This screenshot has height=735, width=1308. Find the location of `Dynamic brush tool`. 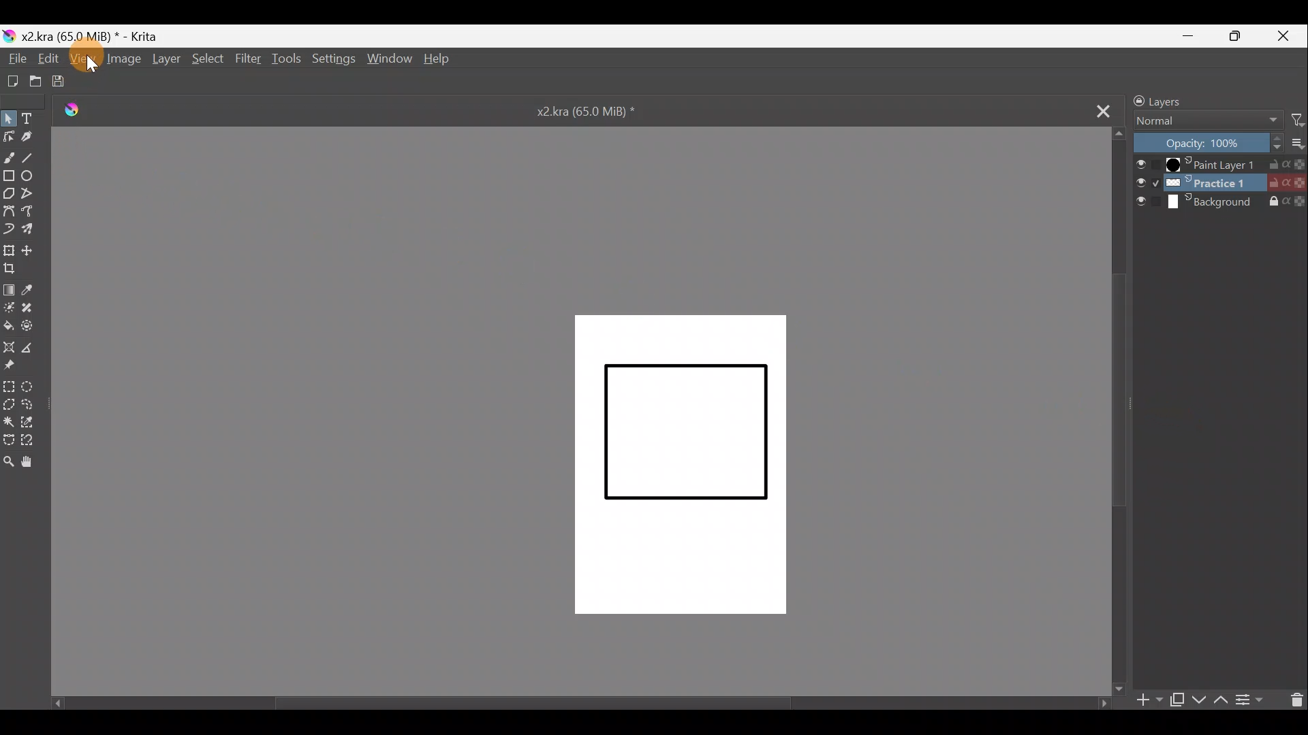

Dynamic brush tool is located at coordinates (11, 229).